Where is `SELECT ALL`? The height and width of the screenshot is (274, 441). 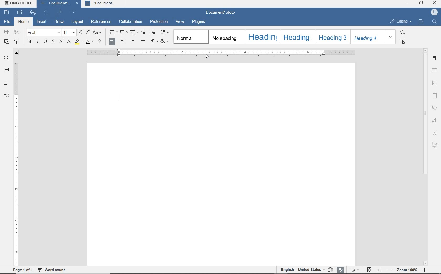
SELECT ALL is located at coordinates (403, 42).